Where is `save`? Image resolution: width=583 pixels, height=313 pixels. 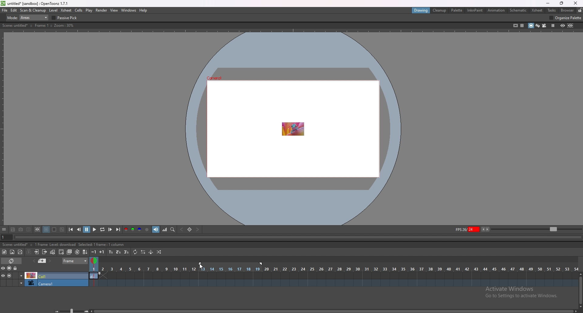
save is located at coordinates (13, 230).